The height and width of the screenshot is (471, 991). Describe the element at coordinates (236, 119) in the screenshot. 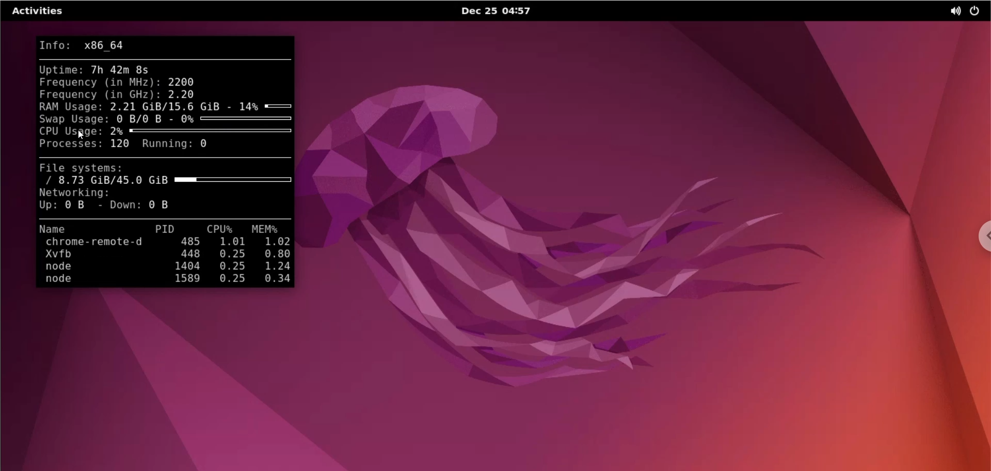

I see `0%` at that location.